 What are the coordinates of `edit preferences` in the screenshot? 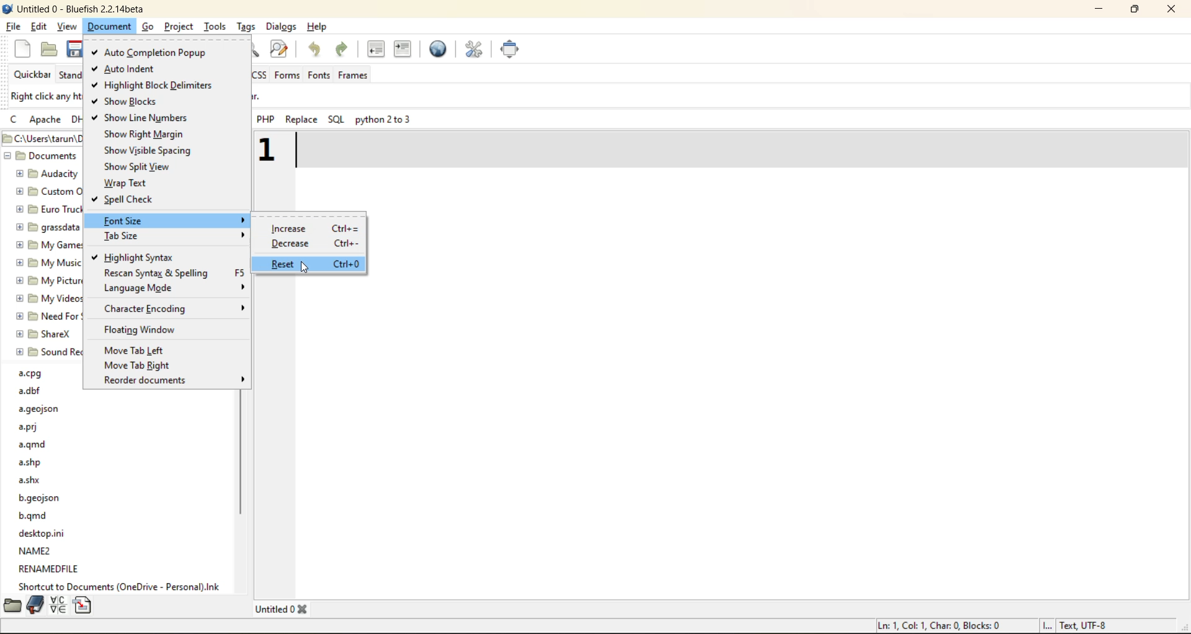 It's located at (473, 50).